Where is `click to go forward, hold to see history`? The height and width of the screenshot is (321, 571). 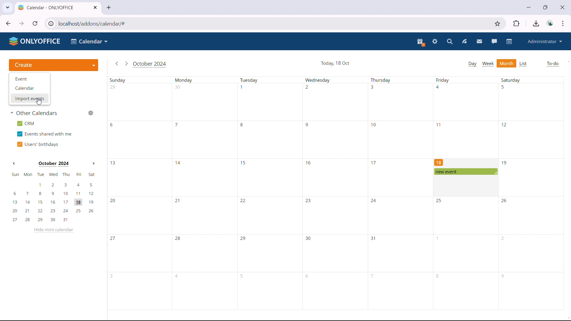
click to go forward, hold to see history is located at coordinates (22, 23).